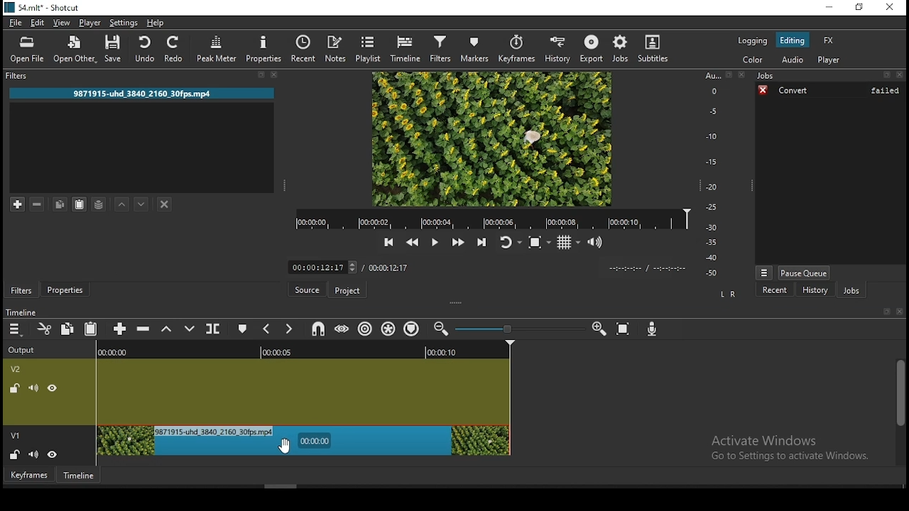 Image resolution: width=909 pixels, height=511 pixels. Describe the element at coordinates (141, 204) in the screenshot. I see `move filter down` at that location.